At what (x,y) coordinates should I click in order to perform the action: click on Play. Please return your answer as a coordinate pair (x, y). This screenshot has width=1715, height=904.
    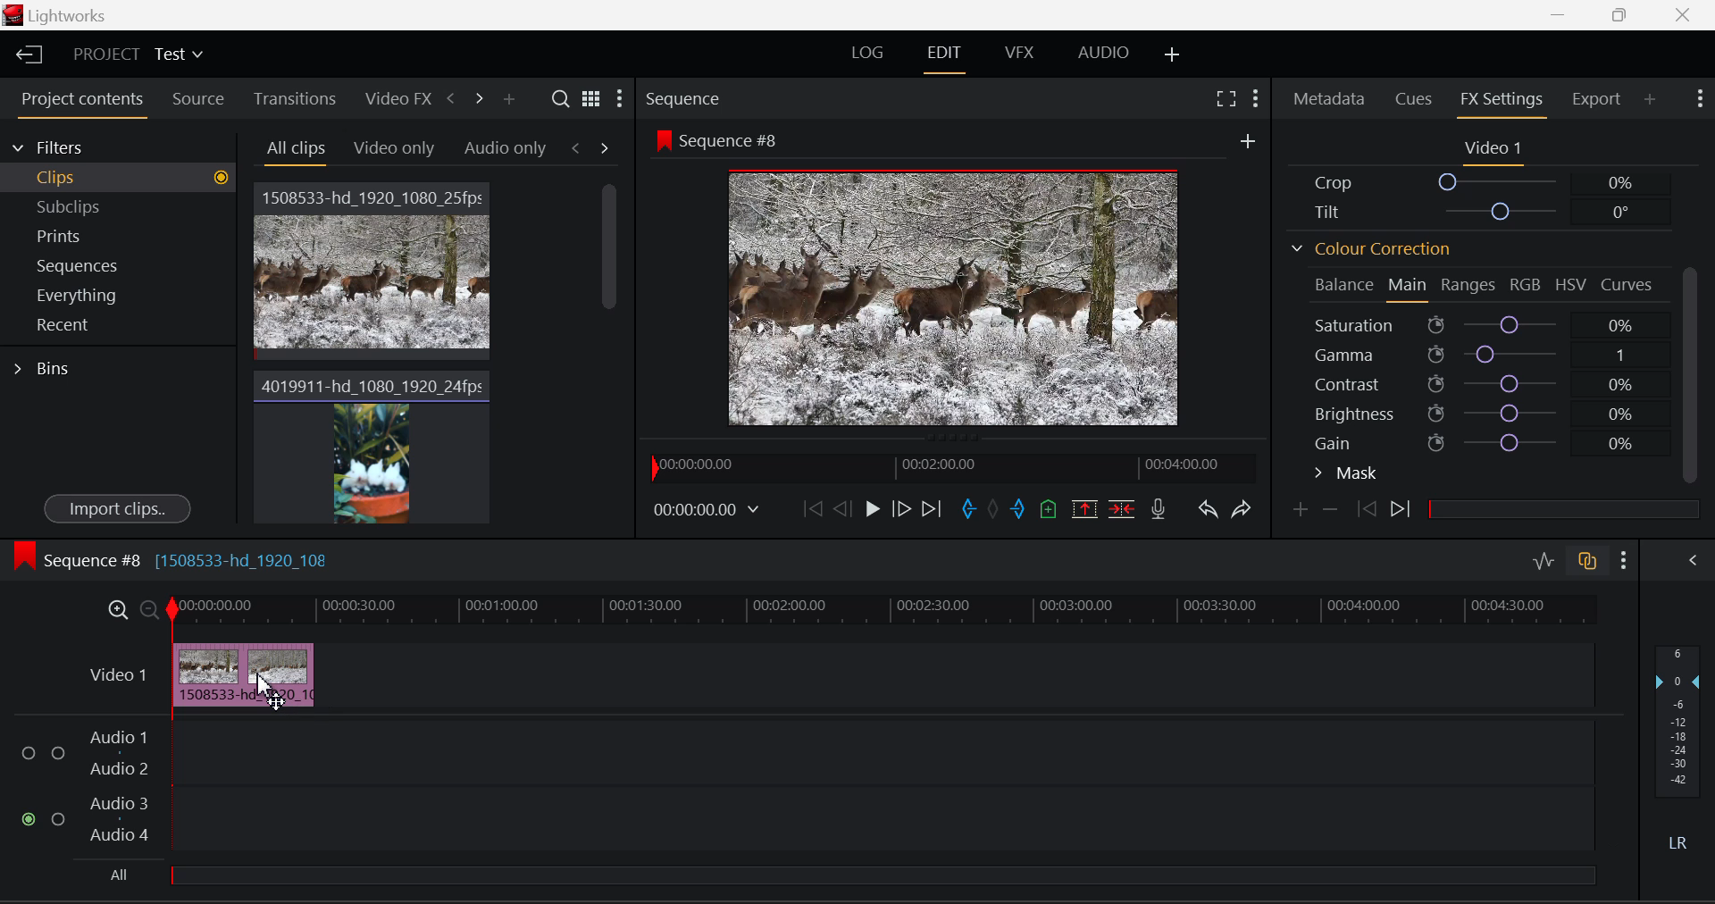
    Looking at the image, I should click on (874, 511).